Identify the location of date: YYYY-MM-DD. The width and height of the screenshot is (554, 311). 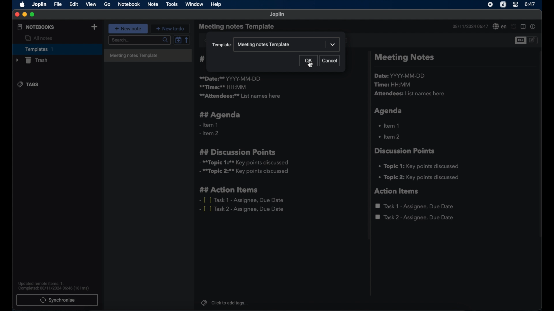
(400, 76).